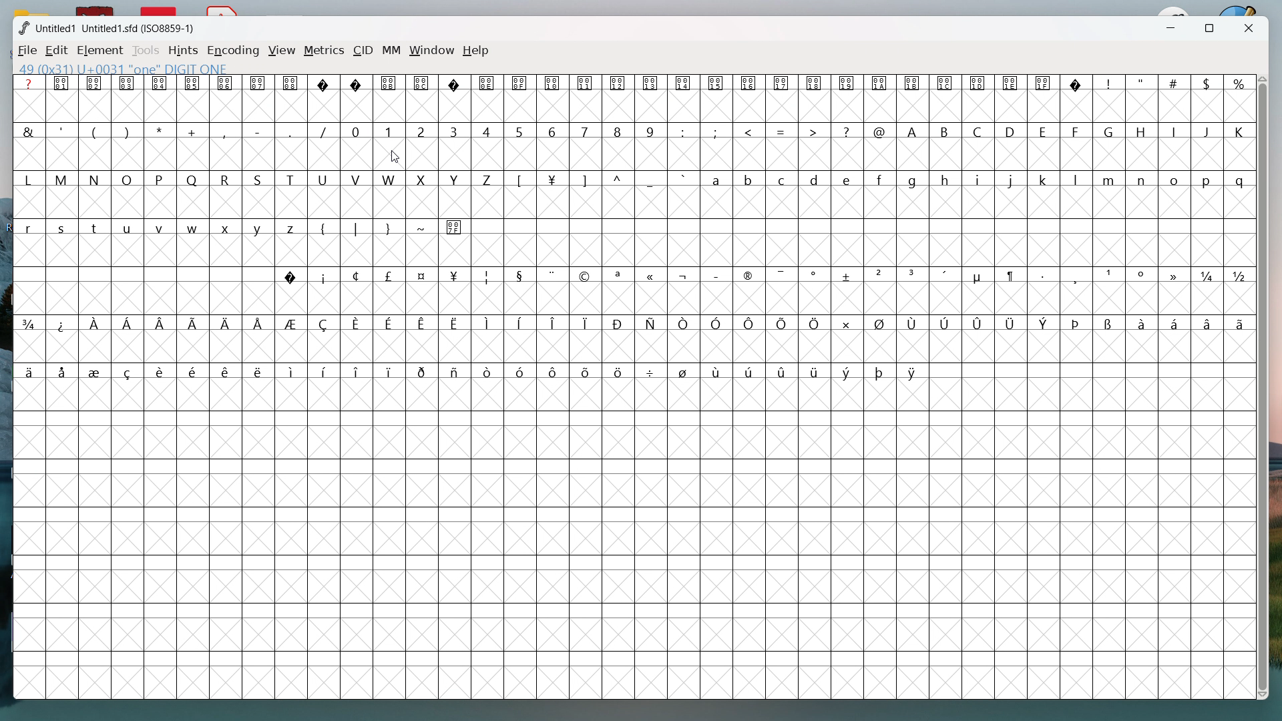 The height and width of the screenshot is (721, 1282). What do you see at coordinates (1012, 322) in the screenshot?
I see `symbol` at bounding box center [1012, 322].